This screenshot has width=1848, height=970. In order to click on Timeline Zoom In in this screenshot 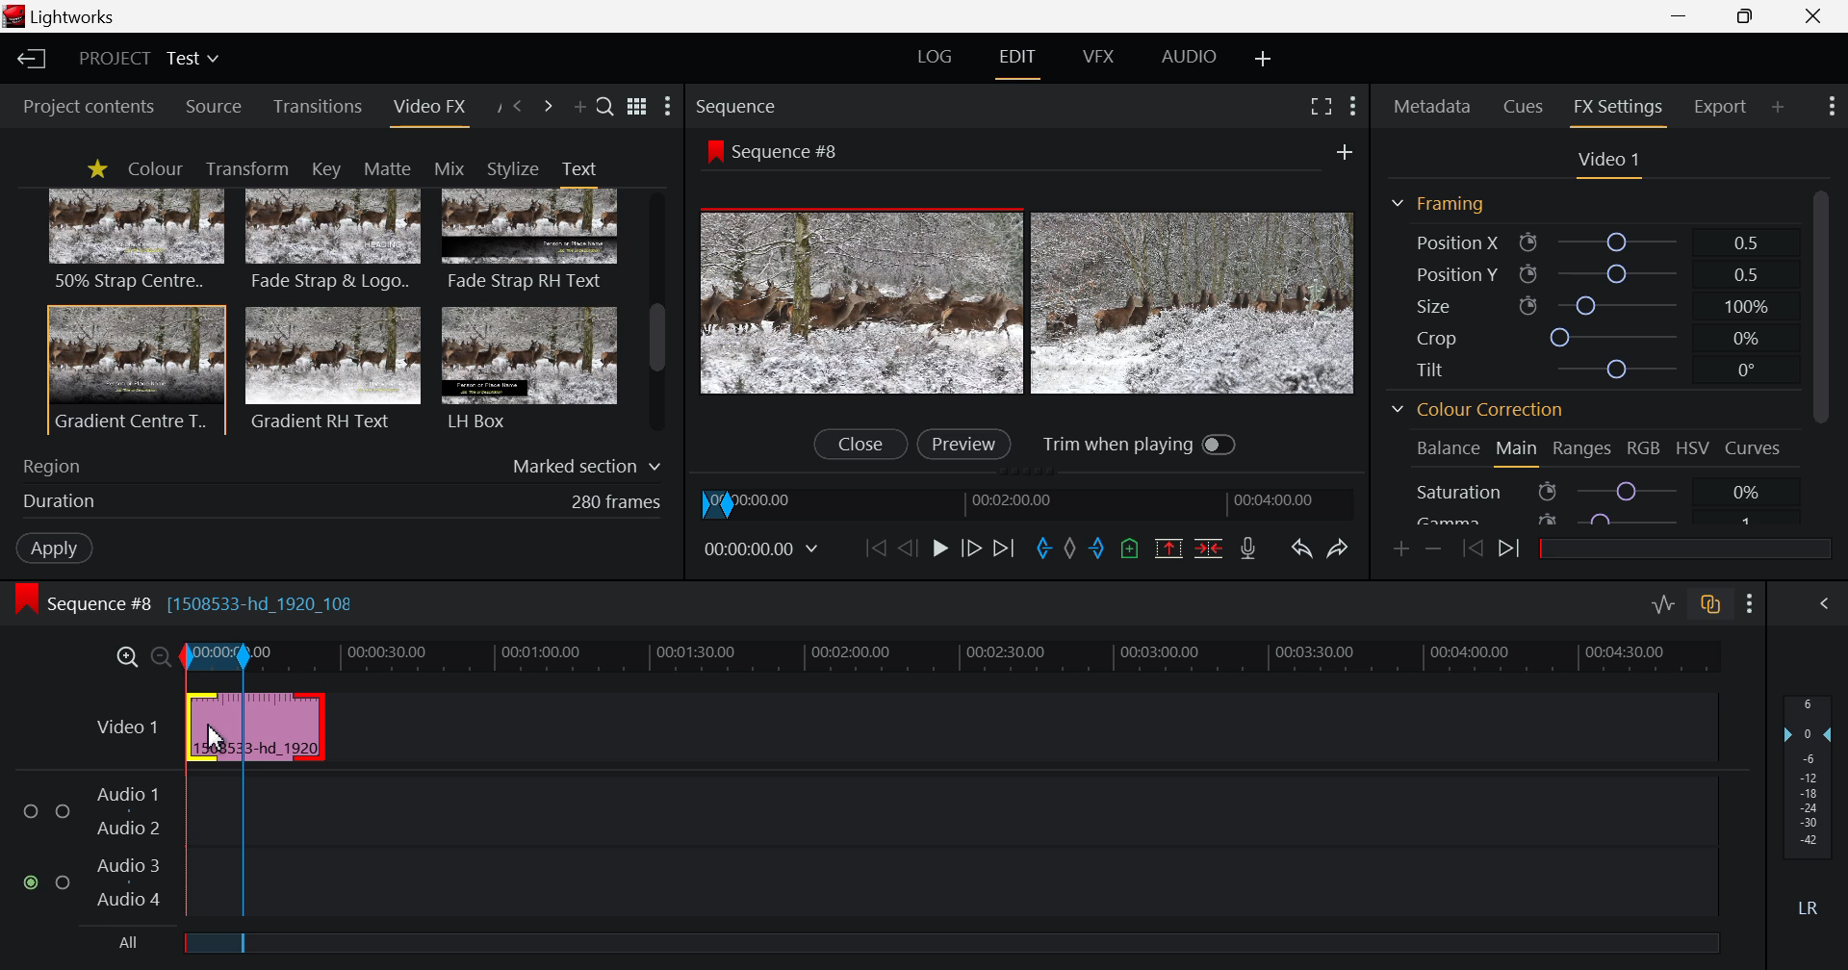, I will do `click(127, 654)`.